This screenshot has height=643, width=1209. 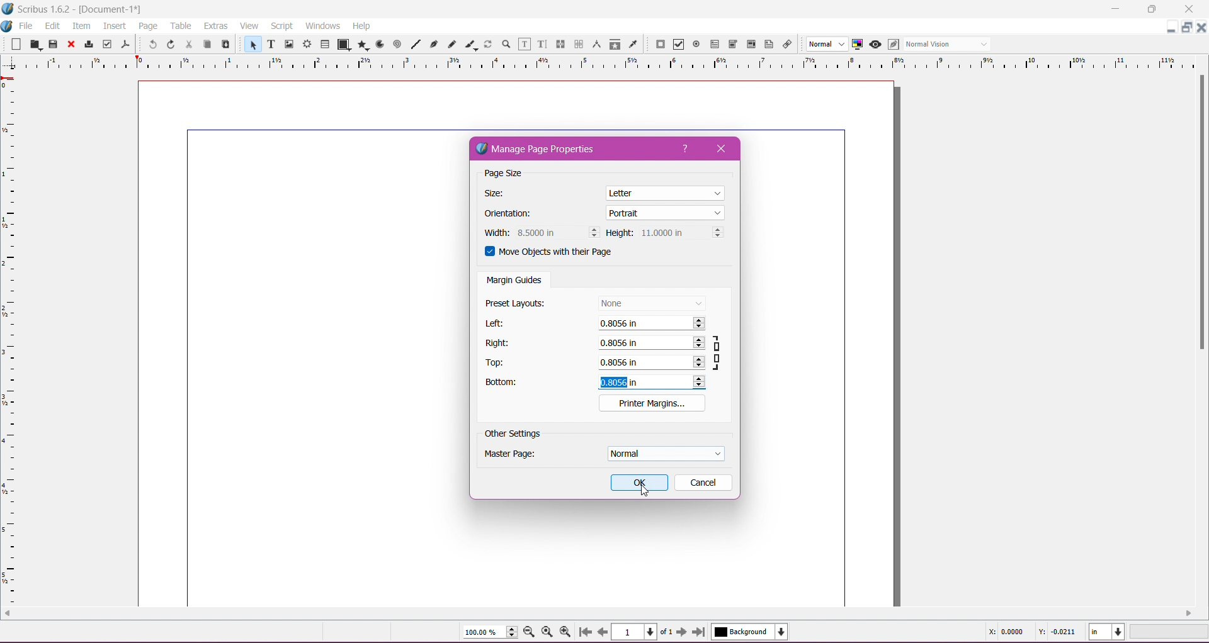 What do you see at coordinates (416, 43) in the screenshot?
I see `Line` at bounding box center [416, 43].